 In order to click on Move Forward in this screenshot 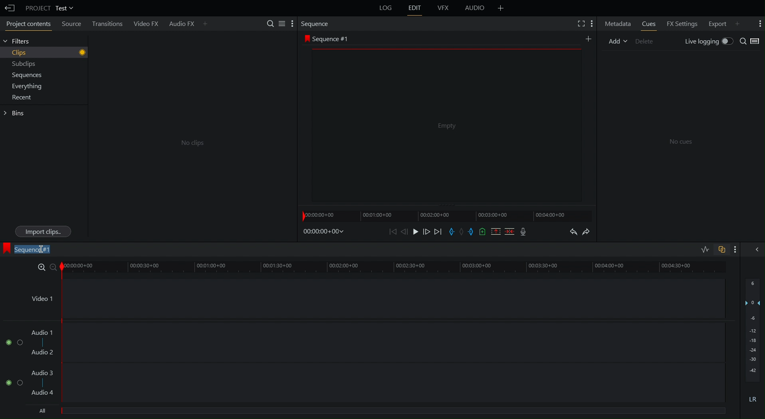, I will do `click(427, 231)`.